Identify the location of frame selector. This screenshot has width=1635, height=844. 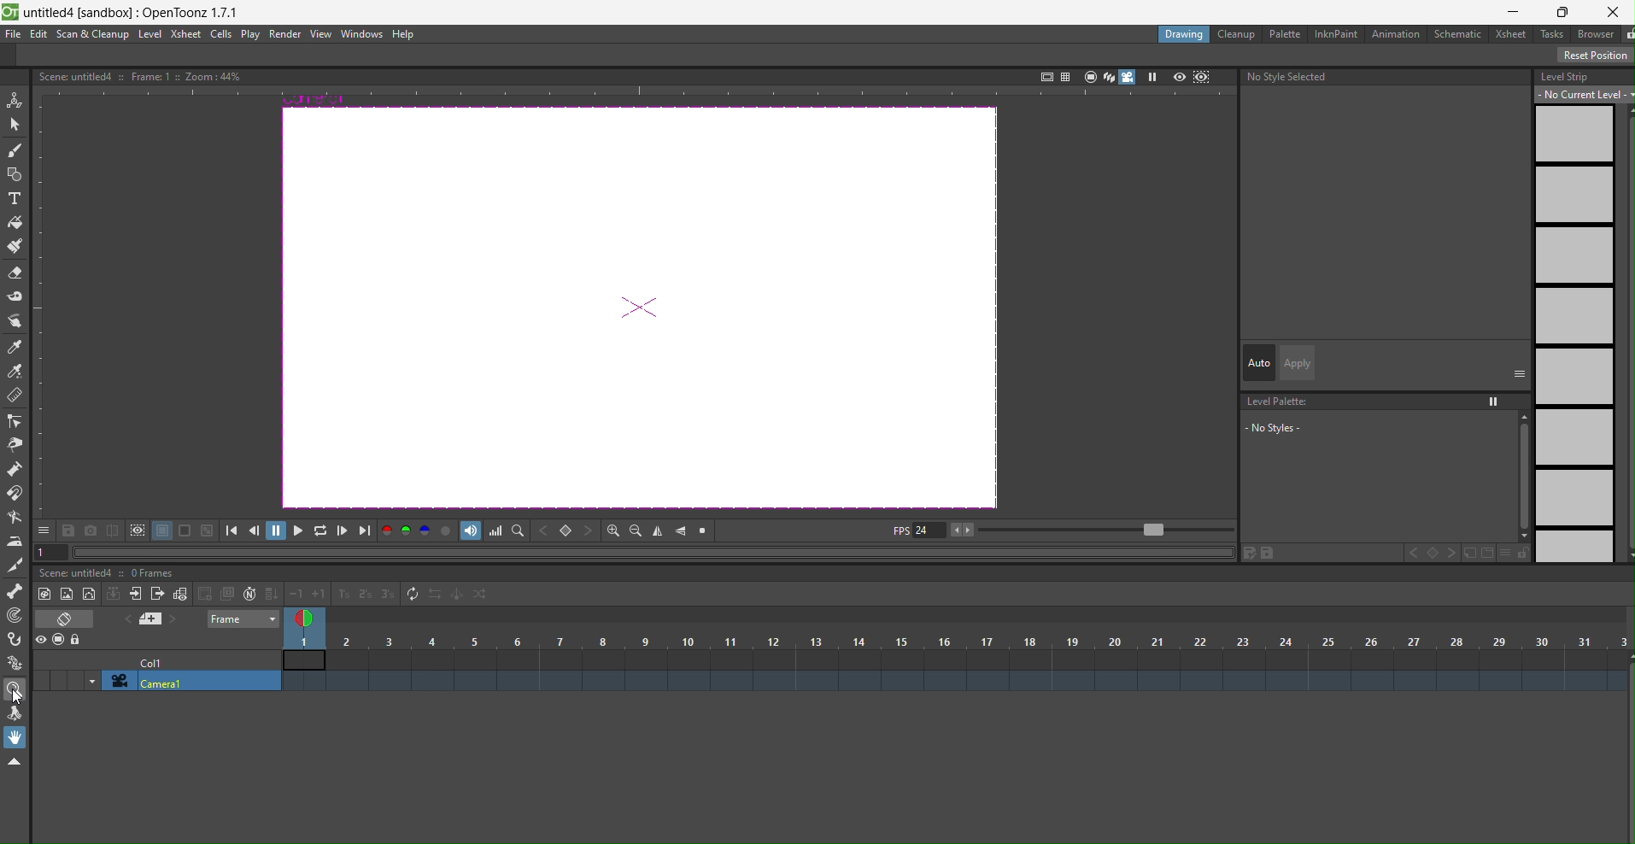
(307, 618).